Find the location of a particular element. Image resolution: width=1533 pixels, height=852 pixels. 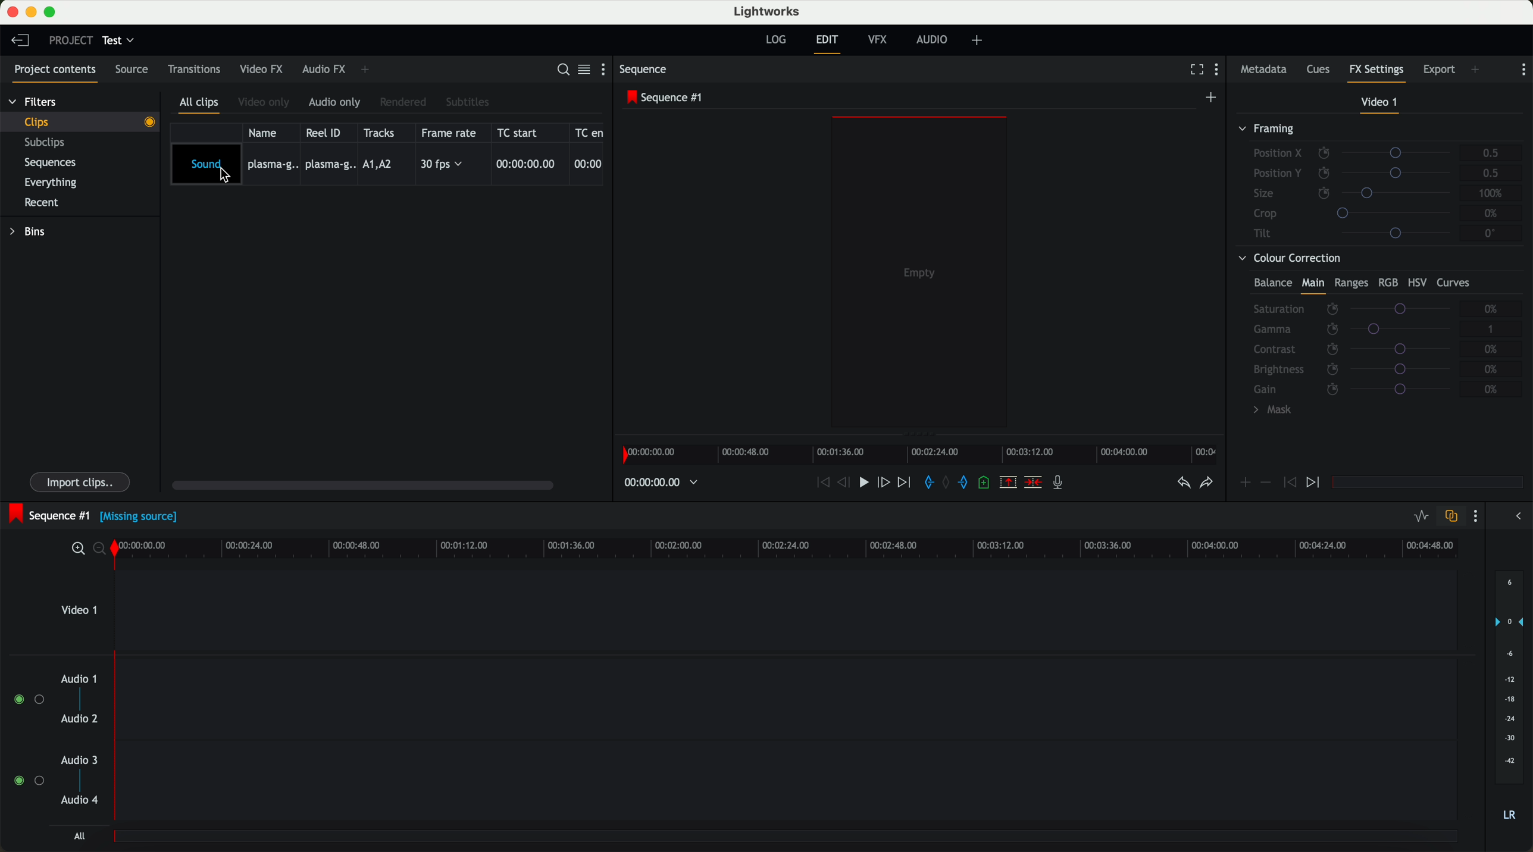

reel ID is located at coordinates (327, 133).